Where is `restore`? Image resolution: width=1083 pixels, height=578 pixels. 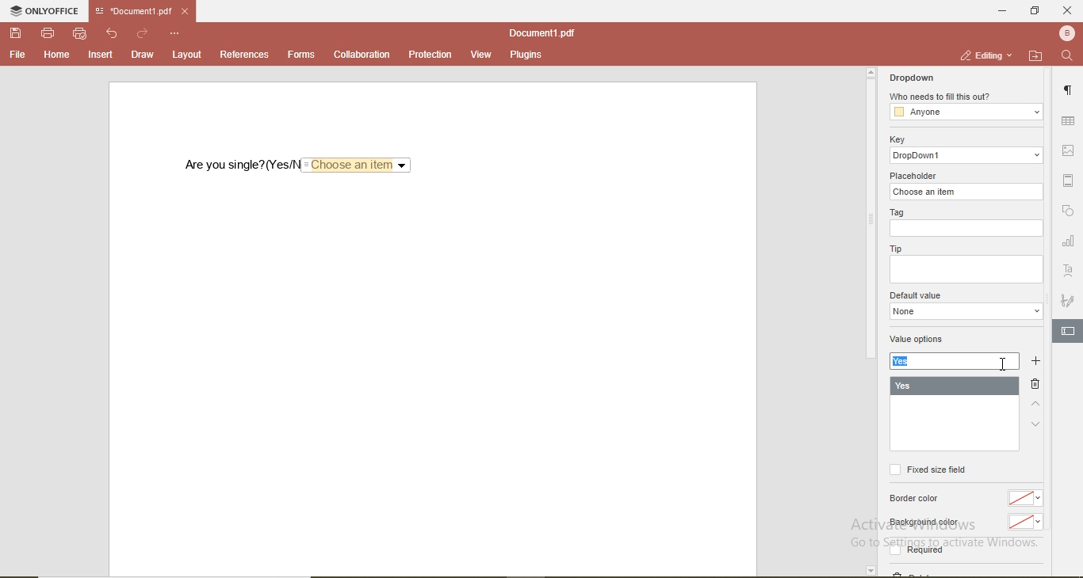 restore is located at coordinates (1037, 13).